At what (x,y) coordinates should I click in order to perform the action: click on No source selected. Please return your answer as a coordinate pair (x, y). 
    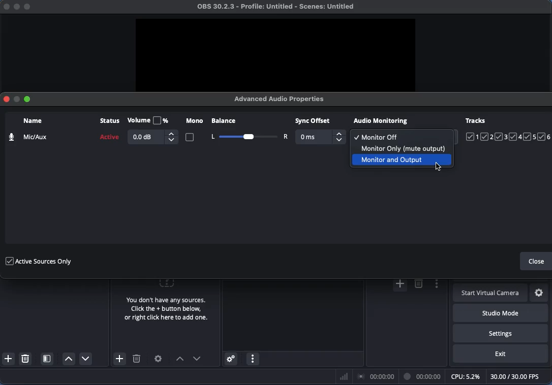
    Looking at the image, I should click on (164, 302).